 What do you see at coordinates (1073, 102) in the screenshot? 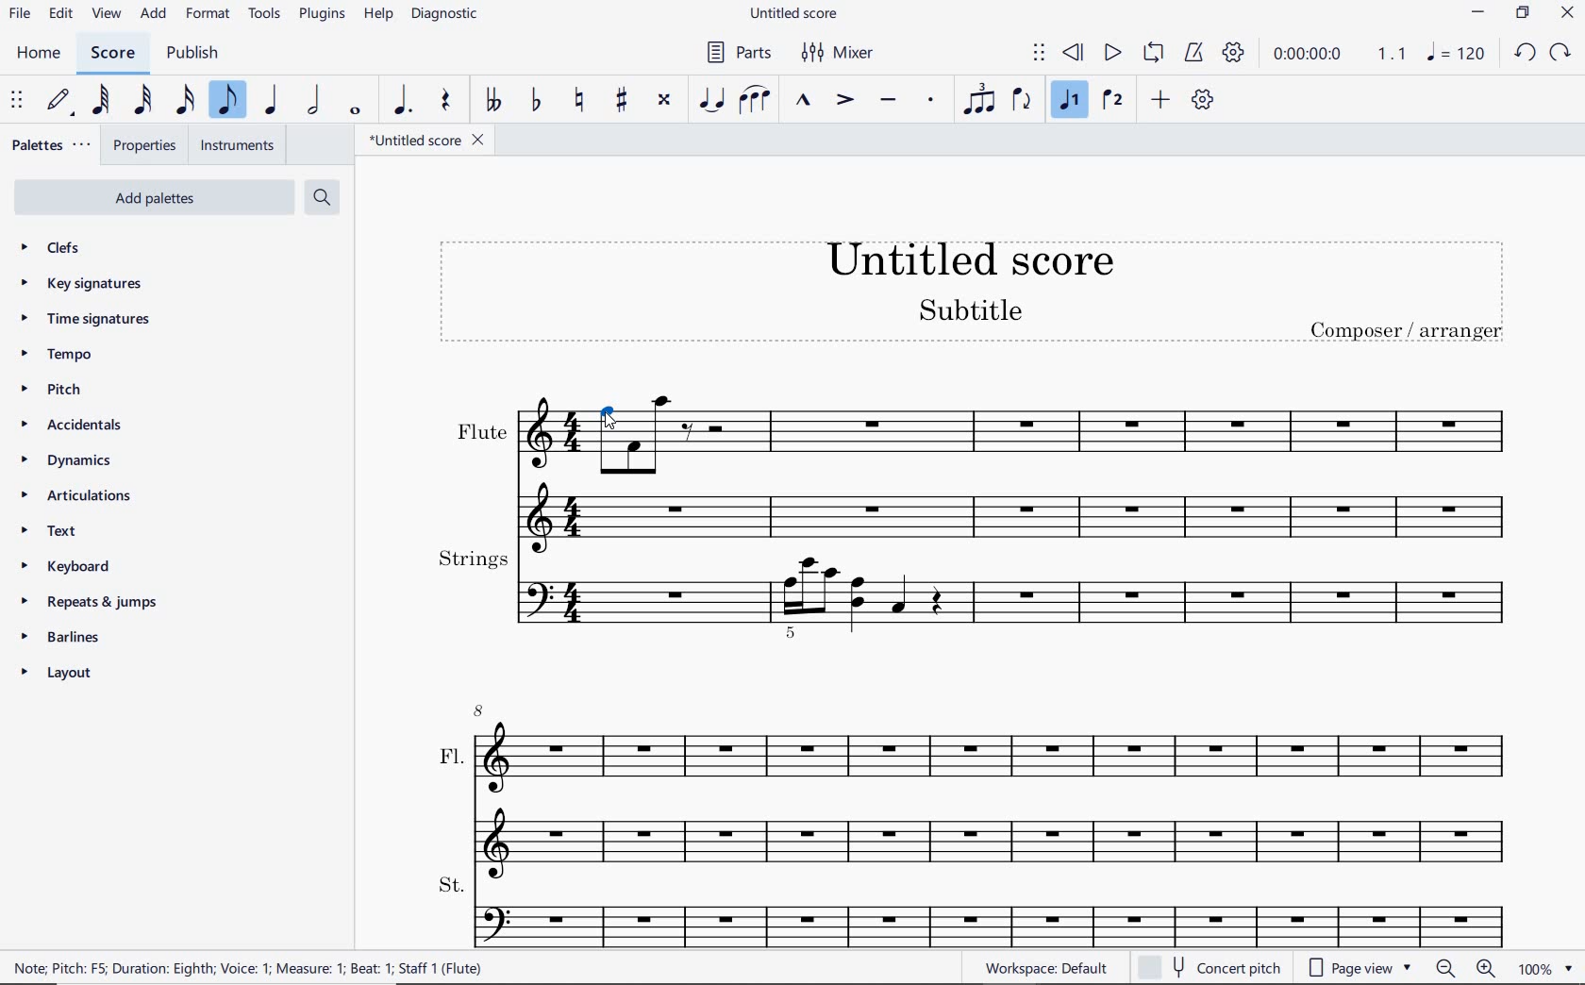
I see `VOICE 1` at bounding box center [1073, 102].